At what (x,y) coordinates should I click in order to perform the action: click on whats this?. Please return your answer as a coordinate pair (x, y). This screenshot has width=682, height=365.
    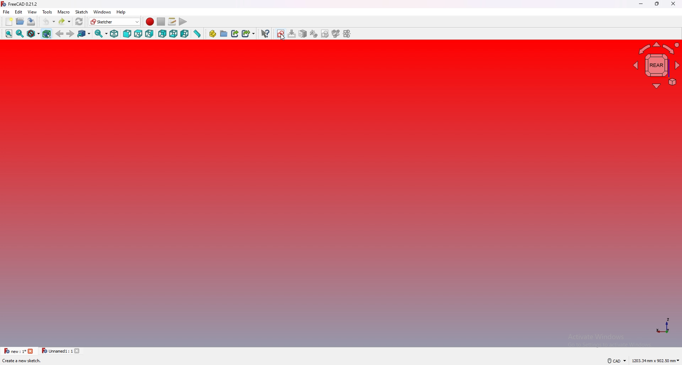
    Looking at the image, I should click on (265, 34).